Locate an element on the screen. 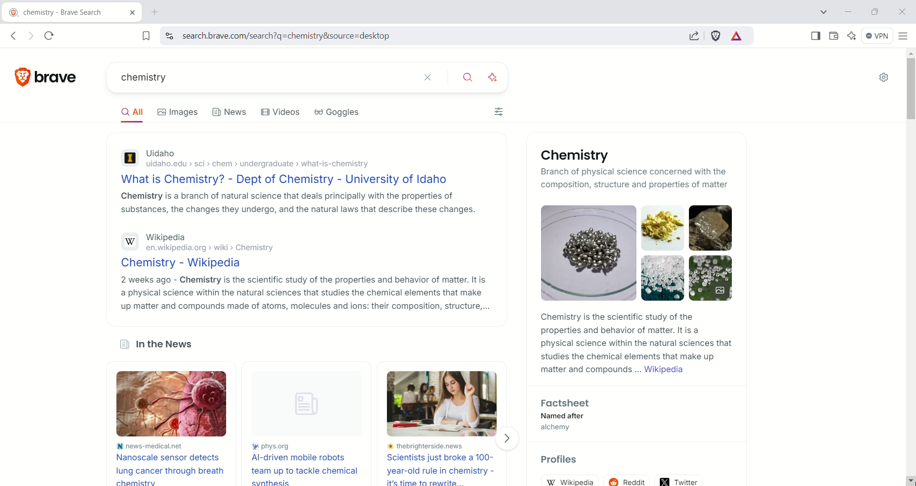 This screenshot has width=916, height=486. reddit is located at coordinates (630, 478).